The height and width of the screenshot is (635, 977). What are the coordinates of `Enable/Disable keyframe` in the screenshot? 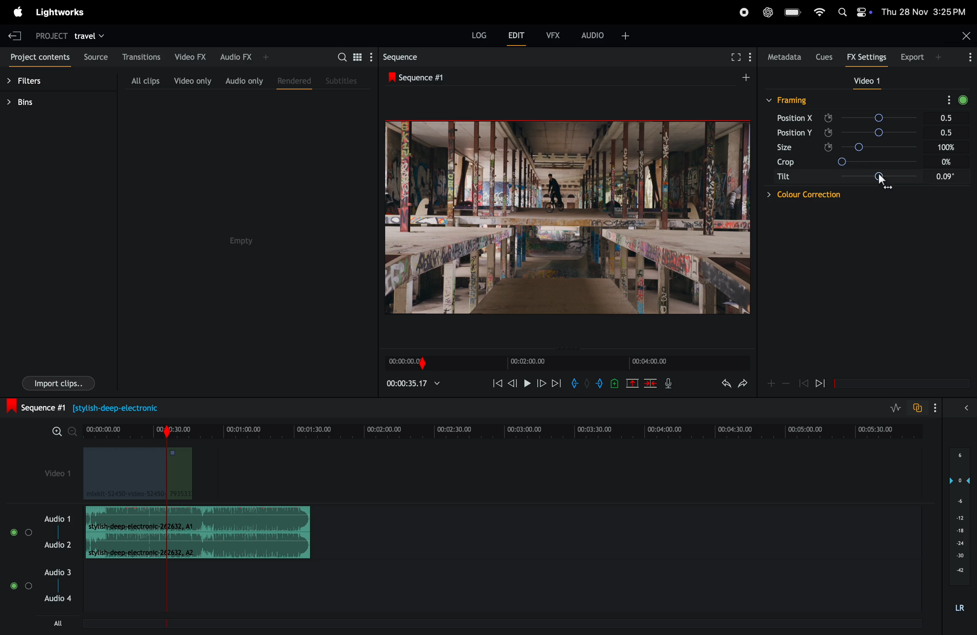 It's located at (827, 131).